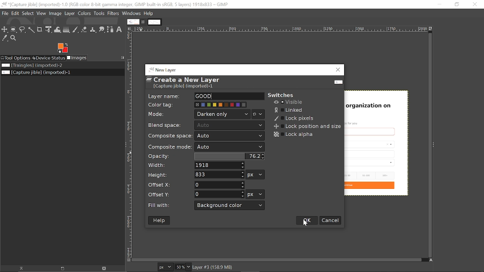 The image size is (484, 272). I want to click on Current image, so click(380, 141).